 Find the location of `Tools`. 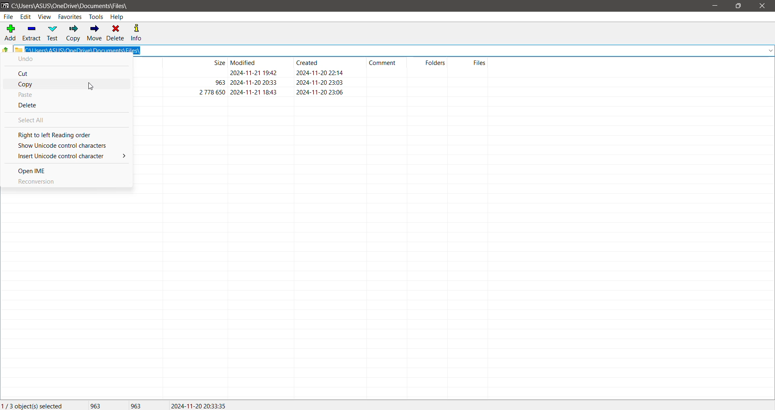

Tools is located at coordinates (96, 17).